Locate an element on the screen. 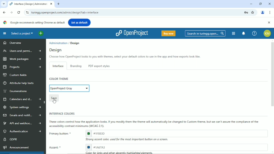 The width and height of the screenshot is (274, 154). These colors control how the apphcation looks. If you modify them the theme will automatically be changed to Custom theme. but we can t assure the comphance of the is located at coordinates (155, 122).